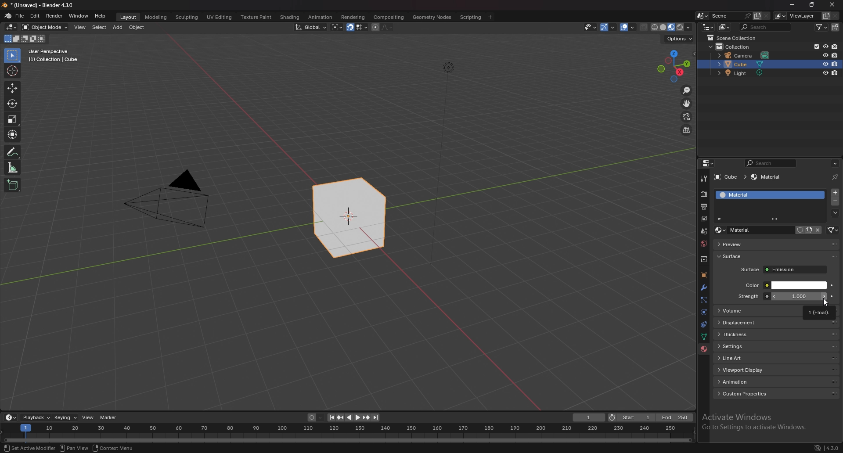  Describe the element at coordinates (703, 276) in the screenshot. I see `object` at that location.